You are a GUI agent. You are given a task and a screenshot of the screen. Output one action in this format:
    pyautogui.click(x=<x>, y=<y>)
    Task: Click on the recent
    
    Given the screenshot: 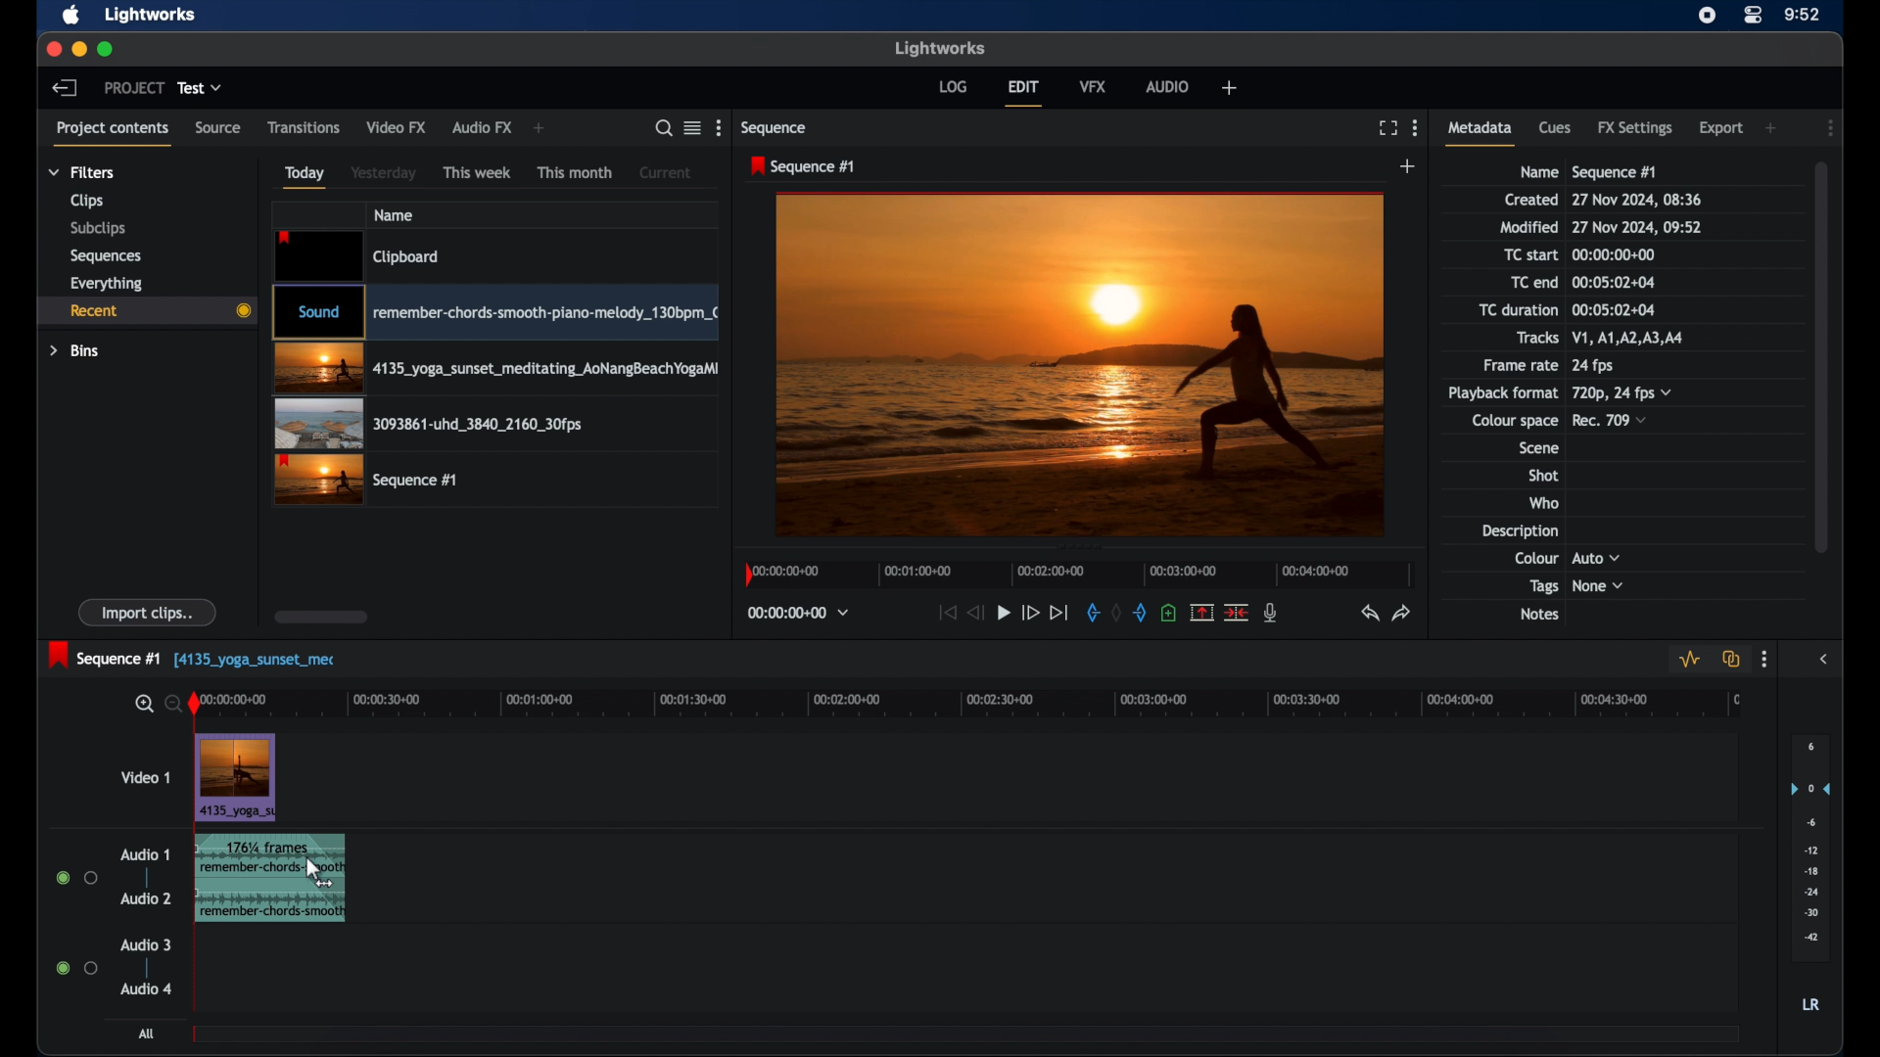 What is the action you would take?
    pyautogui.click(x=146, y=313)
    